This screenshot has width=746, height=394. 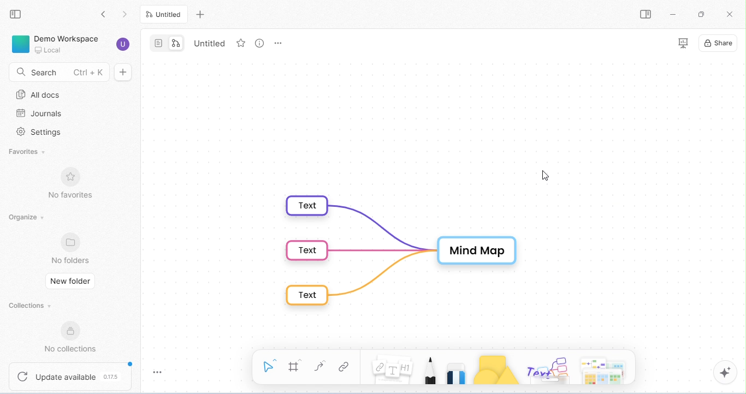 What do you see at coordinates (700, 14) in the screenshot?
I see `maximize` at bounding box center [700, 14].